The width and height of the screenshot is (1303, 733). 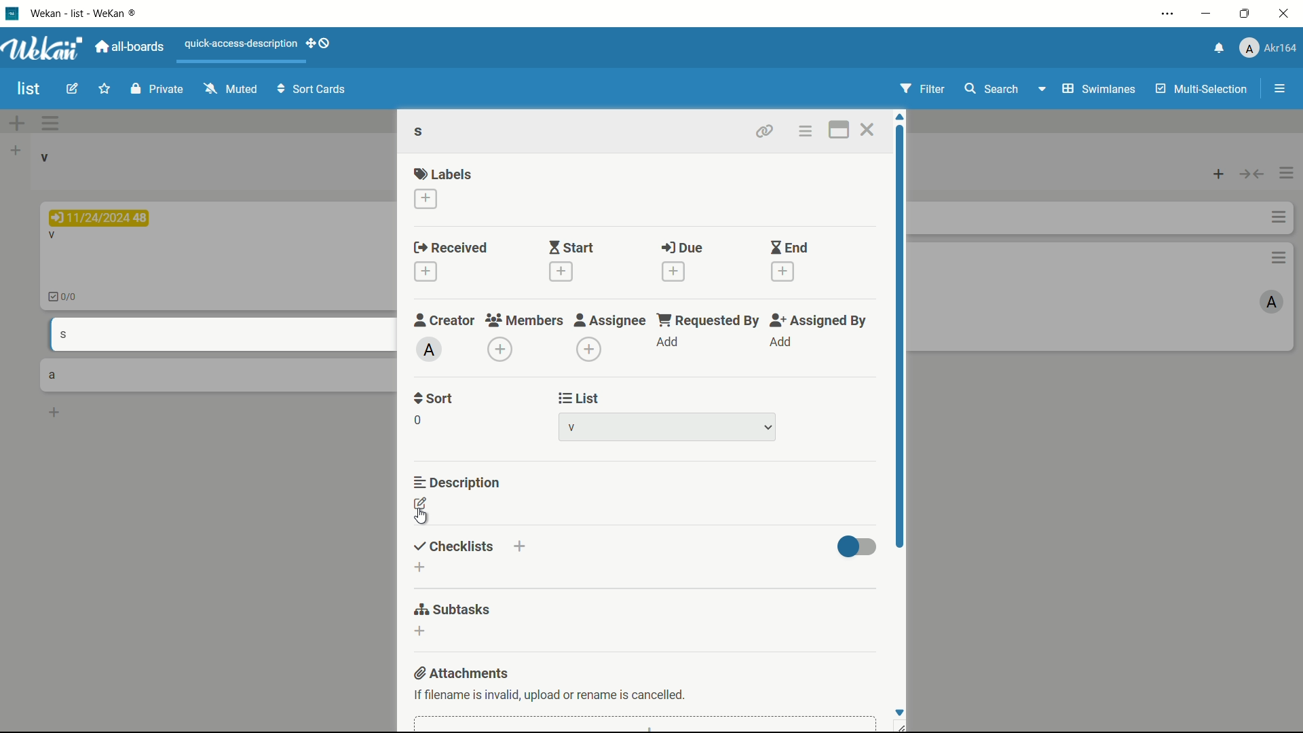 What do you see at coordinates (1208, 14) in the screenshot?
I see `minimize` at bounding box center [1208, 14].